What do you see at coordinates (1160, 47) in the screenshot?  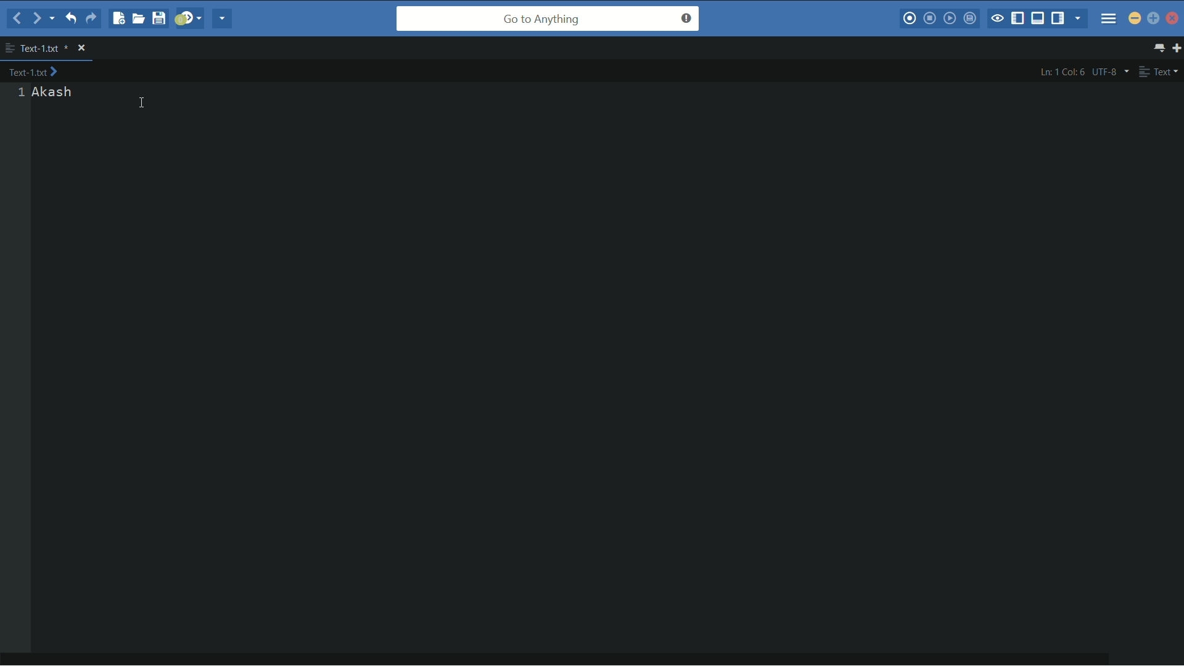 I see `show all tab` at bounding box center [1160, 47].